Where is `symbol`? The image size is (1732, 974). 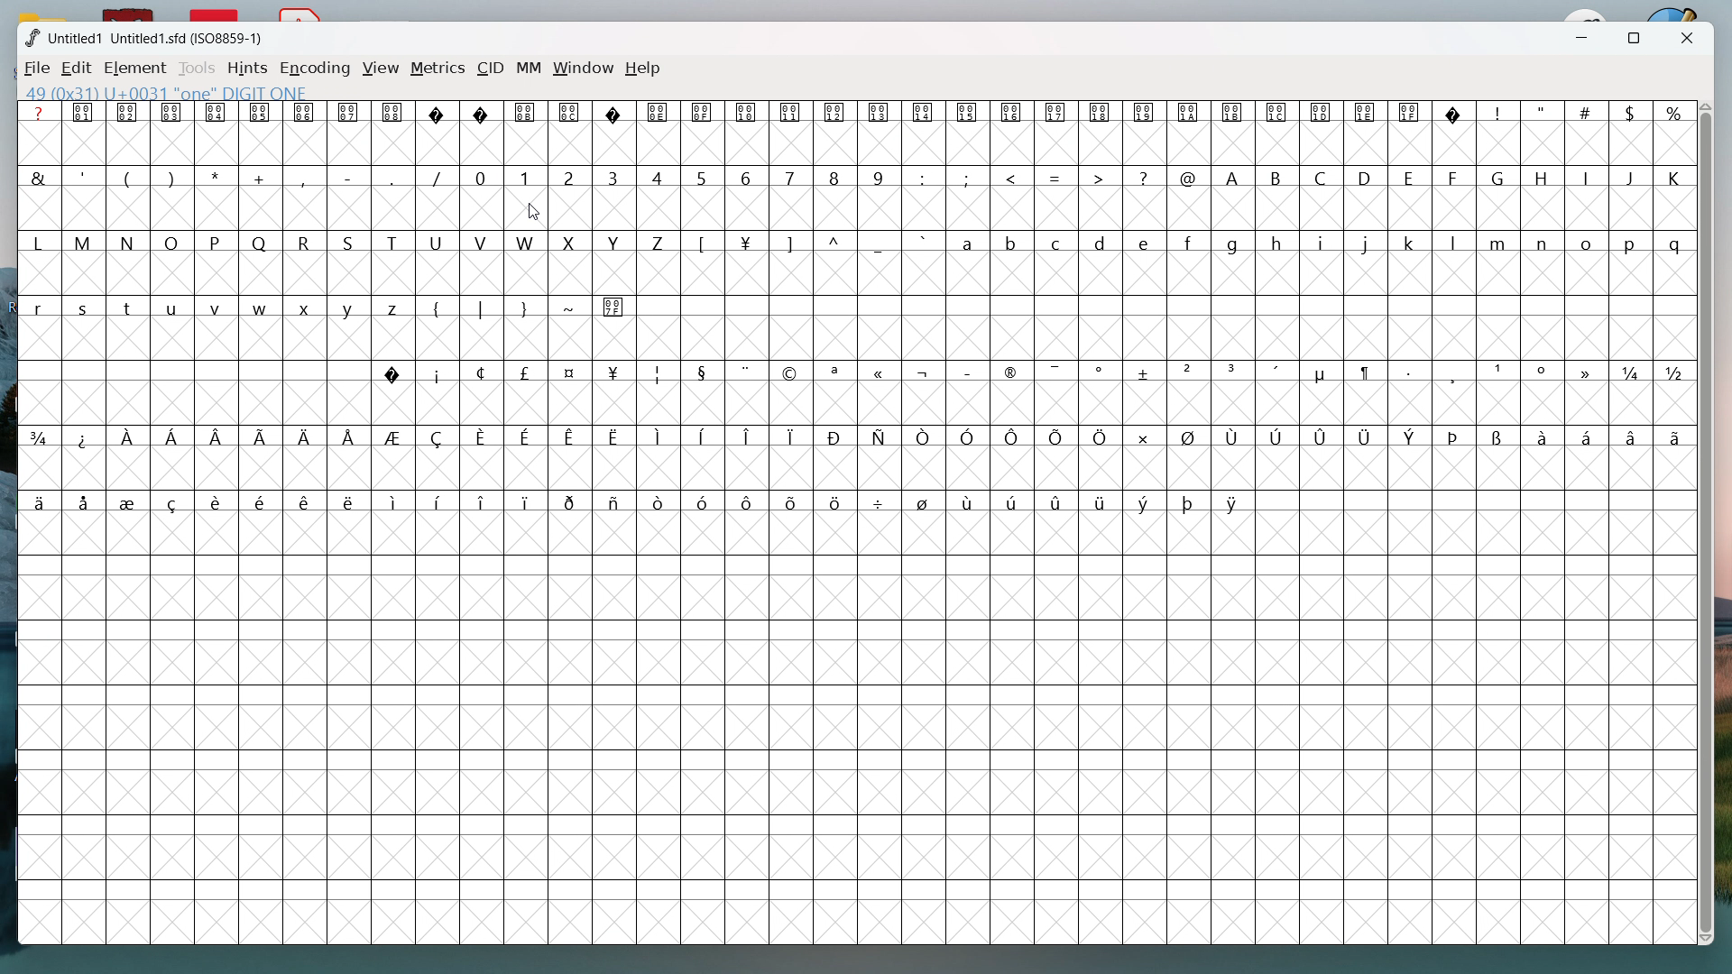
symbol is located at coordinates (1454, 114).